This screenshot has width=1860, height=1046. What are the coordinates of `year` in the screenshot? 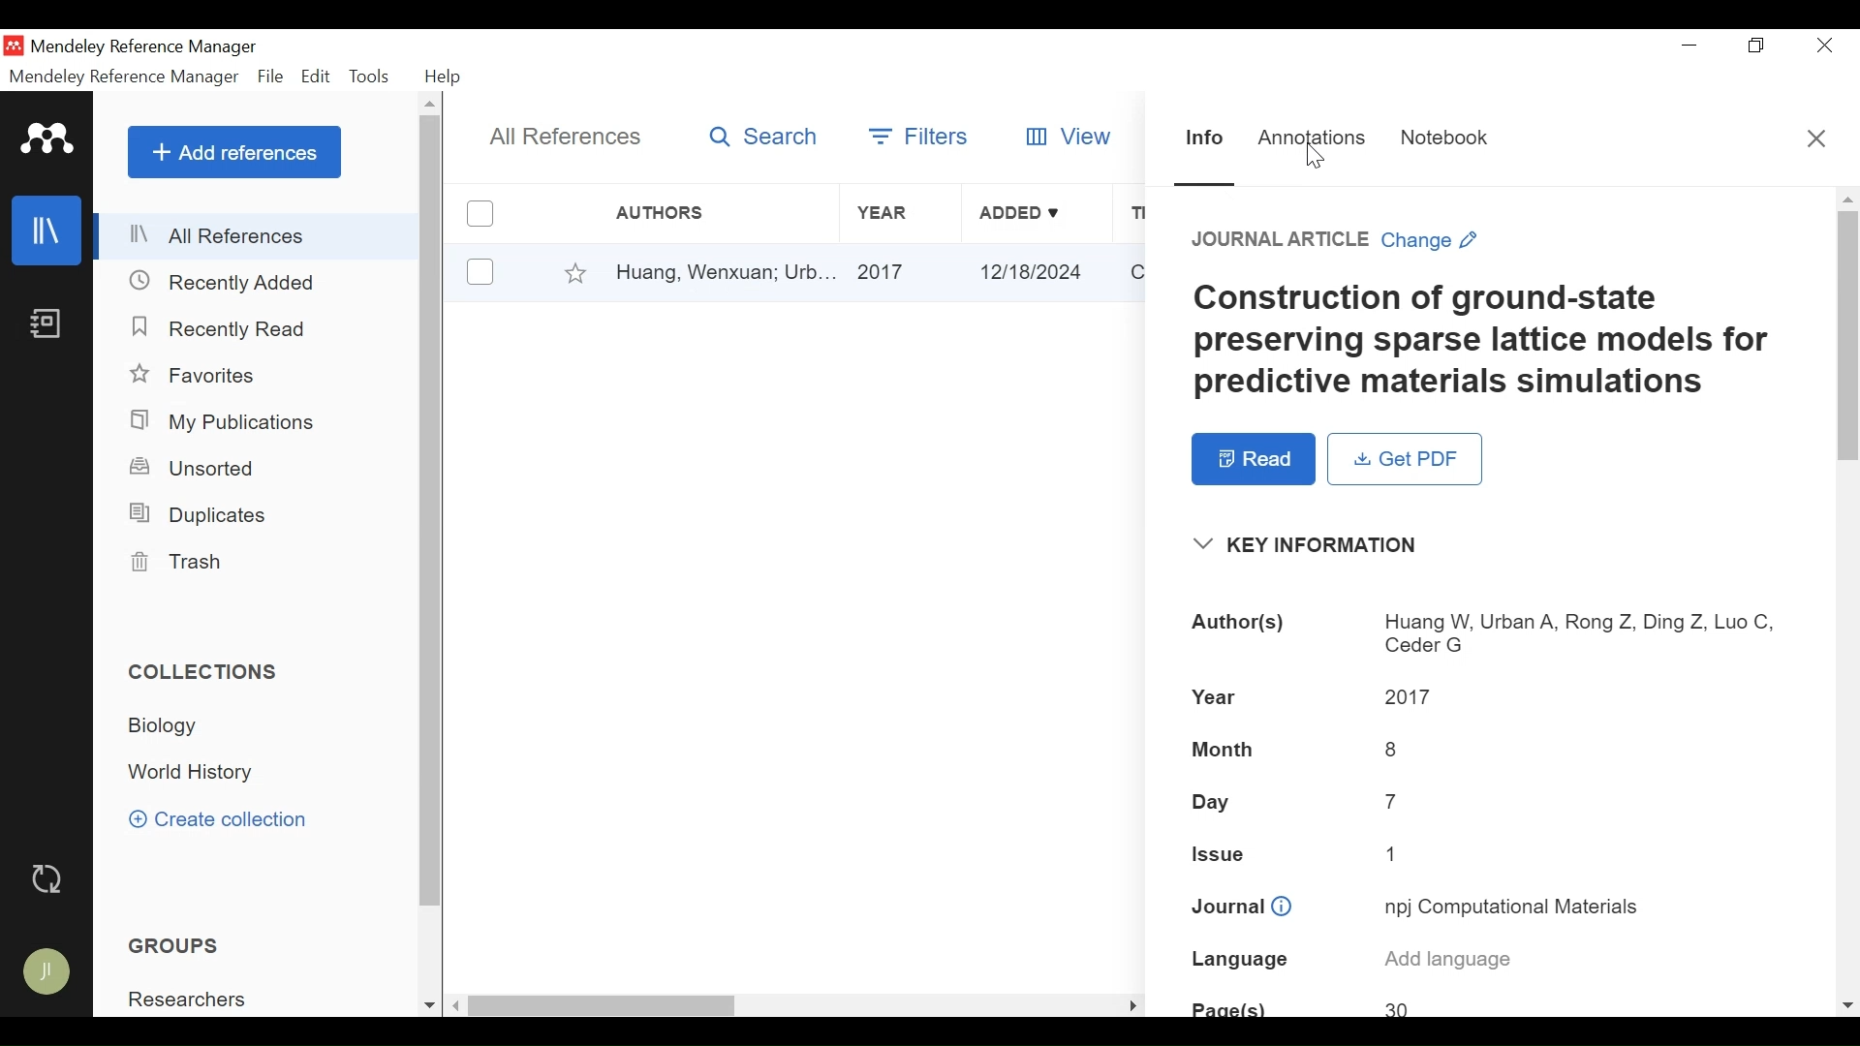 It's located at (1214, 698).